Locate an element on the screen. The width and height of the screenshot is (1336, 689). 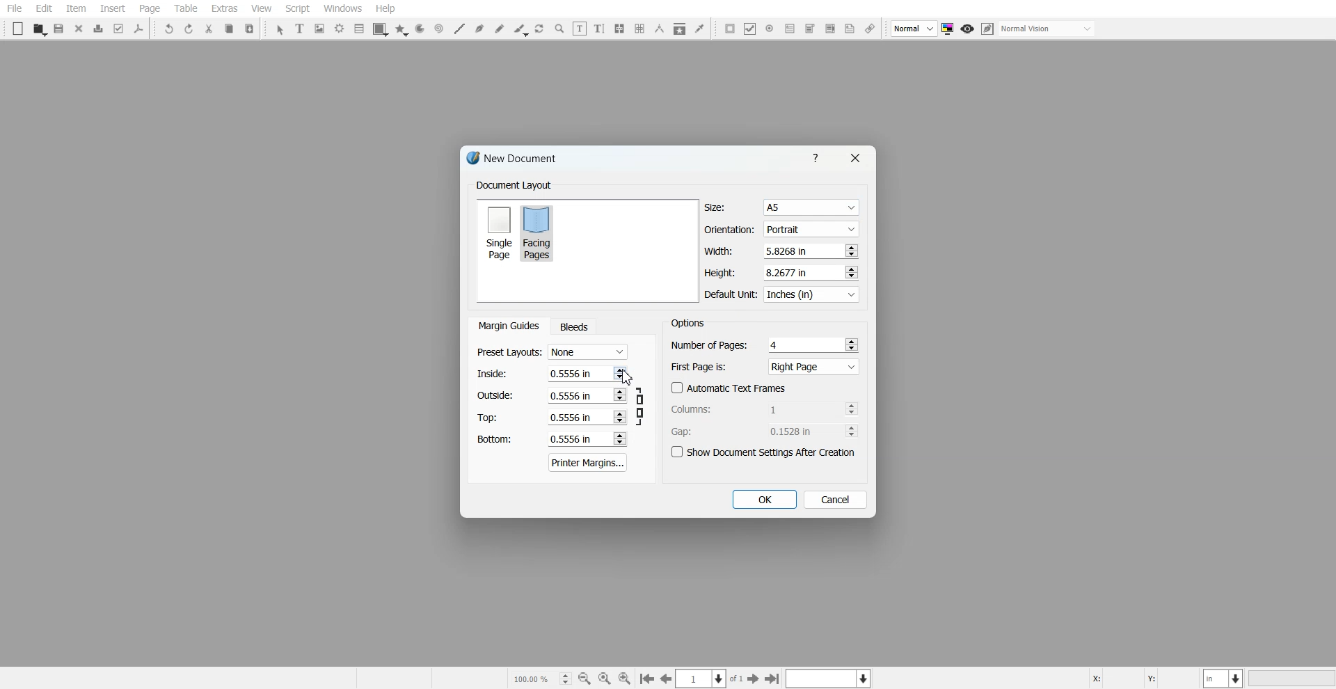
8.2677 in is located at coordinates (790, 272).